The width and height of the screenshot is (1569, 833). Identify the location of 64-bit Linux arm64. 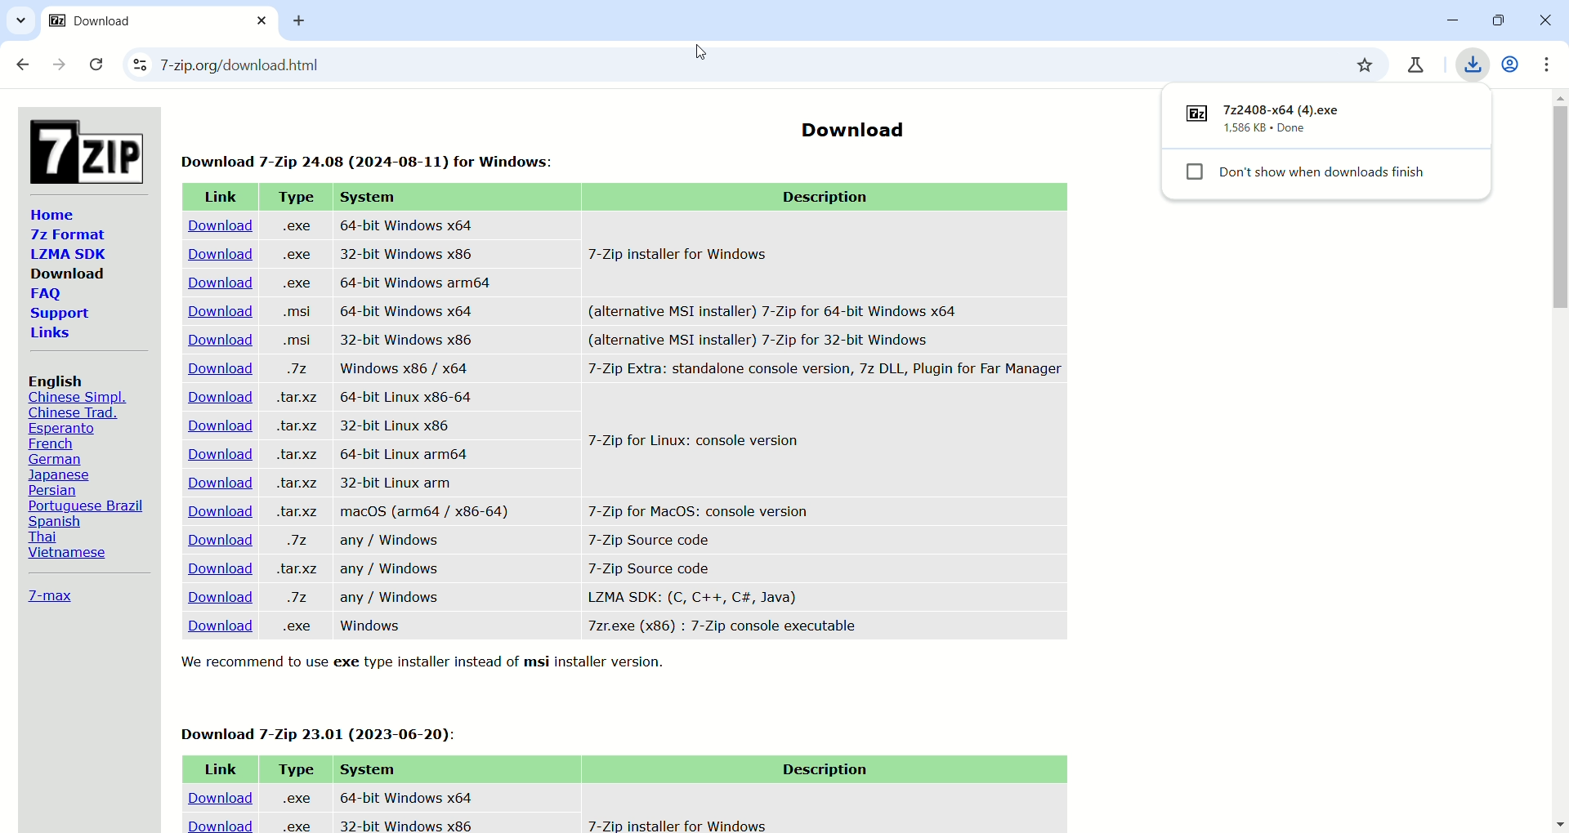
(400, 453).